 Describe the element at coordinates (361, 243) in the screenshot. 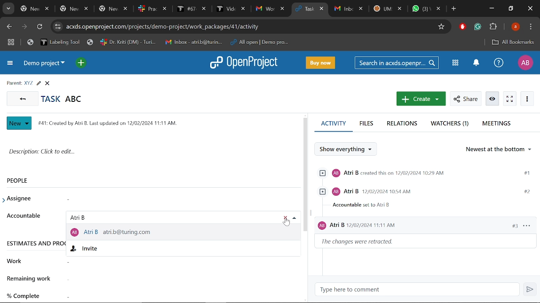

I see `the changes were retracted.` at that location.